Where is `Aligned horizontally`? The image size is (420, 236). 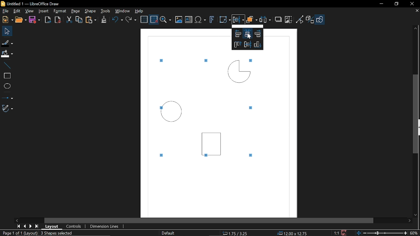 Aligned horizontally is located at coordinates (247, 44).